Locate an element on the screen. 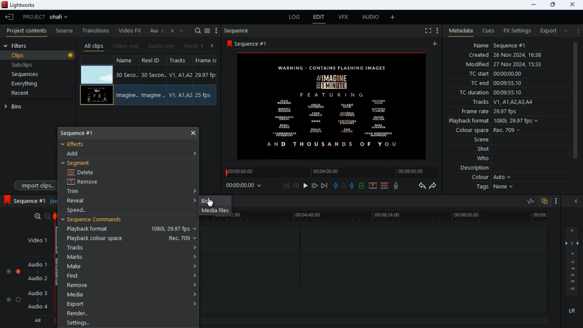  Track is located at coordinates (180, 95).